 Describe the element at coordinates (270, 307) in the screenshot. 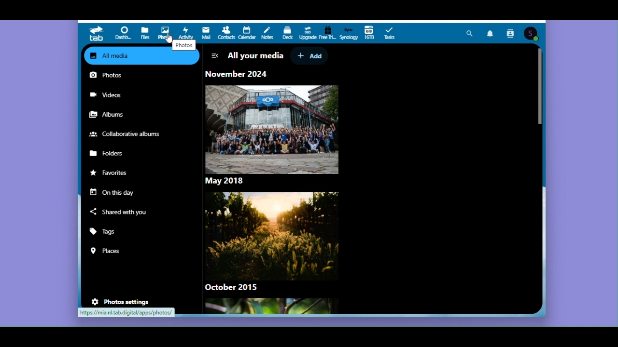

I see `Image` at that location.